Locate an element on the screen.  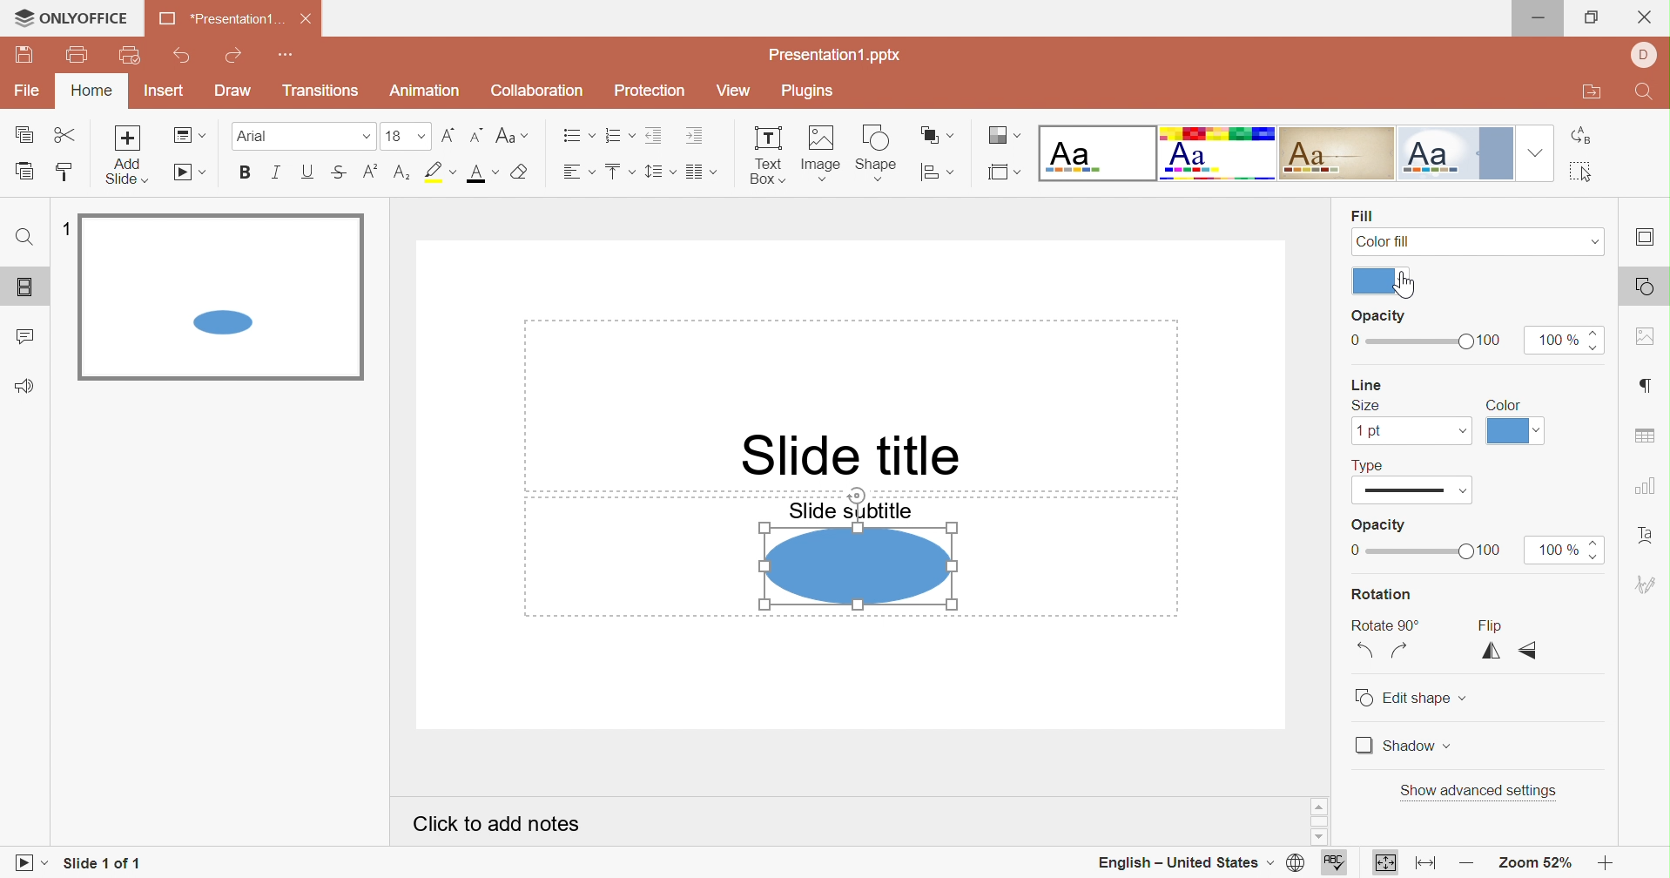
Draw is located at coordinates (234, 91).